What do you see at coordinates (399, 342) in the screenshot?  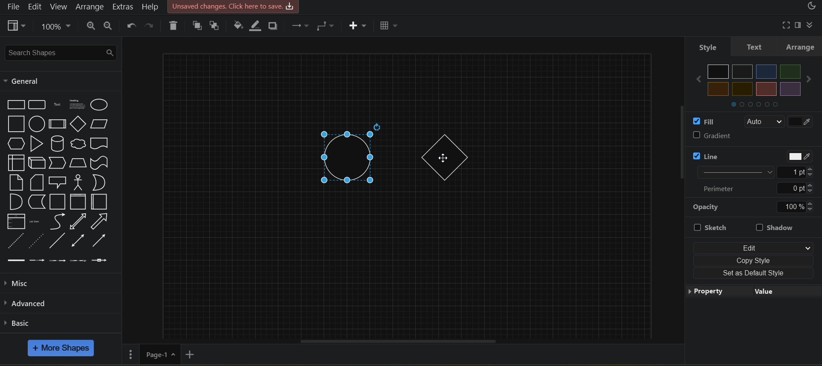 I see `horizontal scroll bar` at bounding box center [399, 342].